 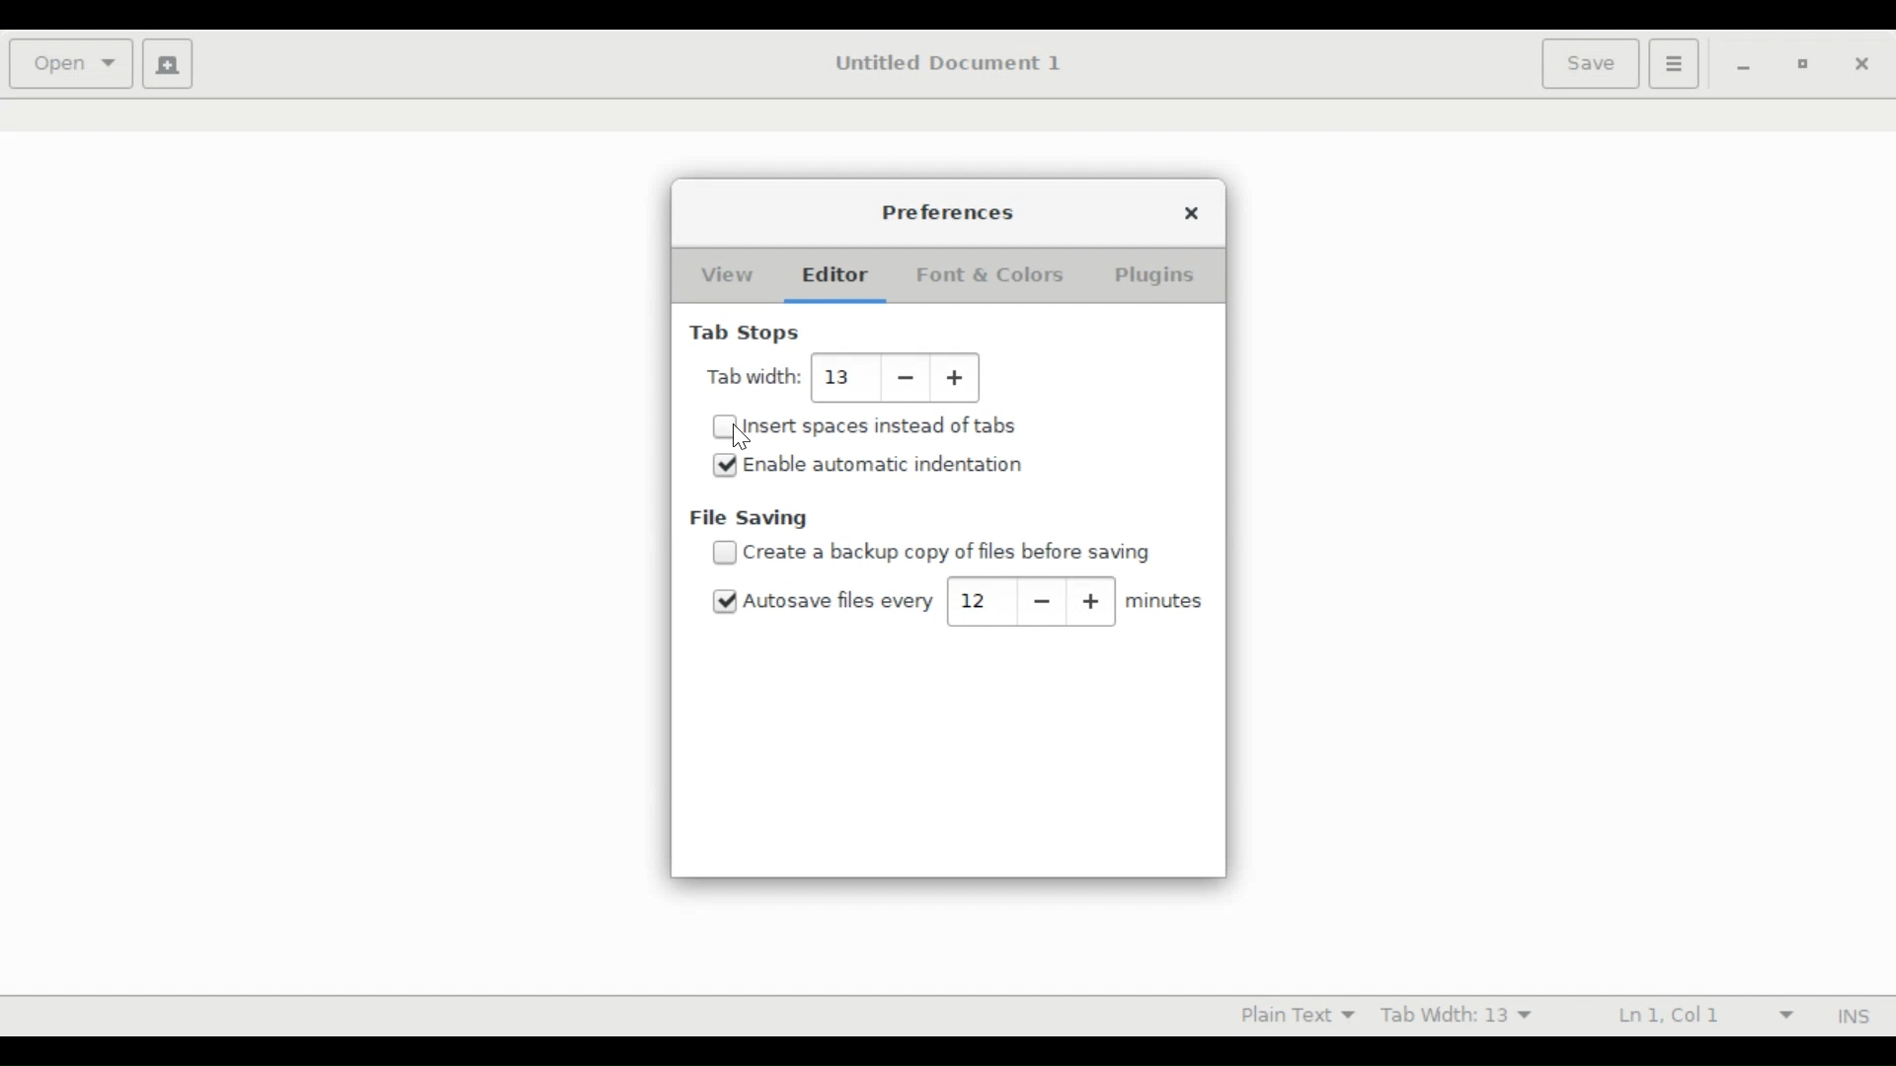 I want to click on Ln 1 Col 1, so click(x=1703, y=1017).